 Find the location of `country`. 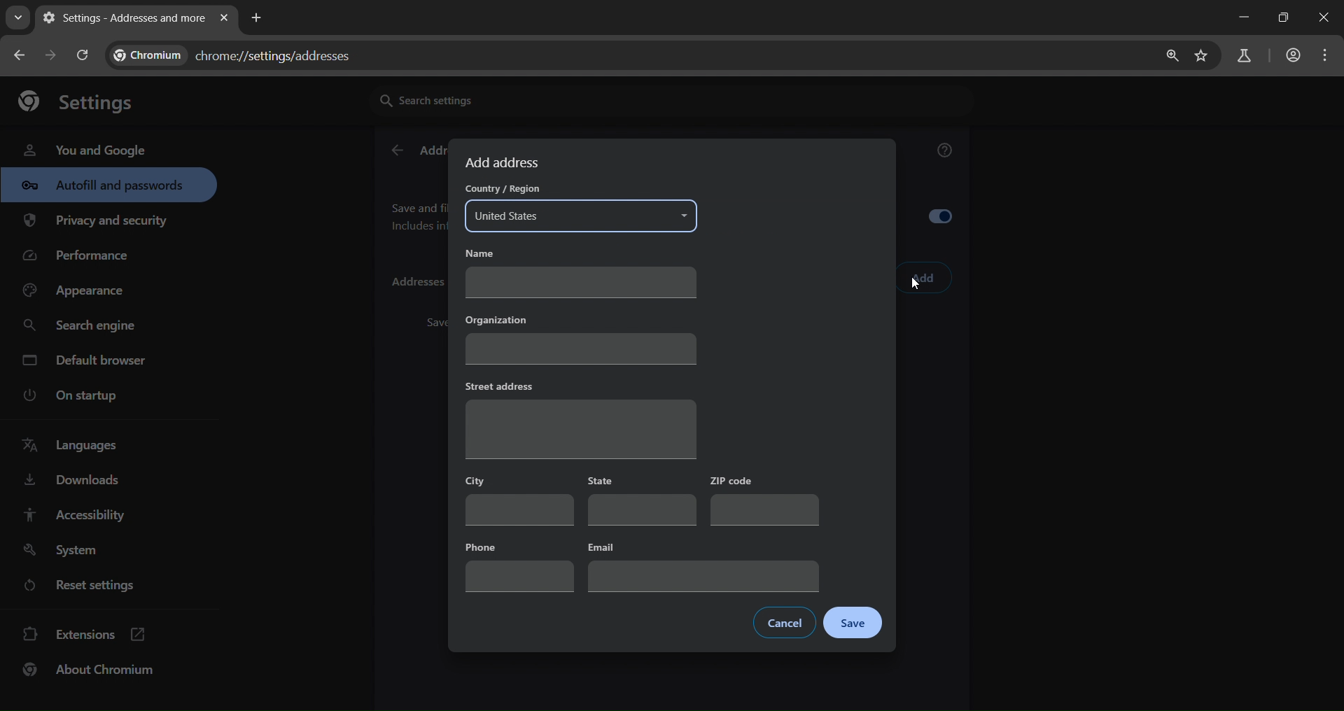

country is located at coordinates (583, 206).